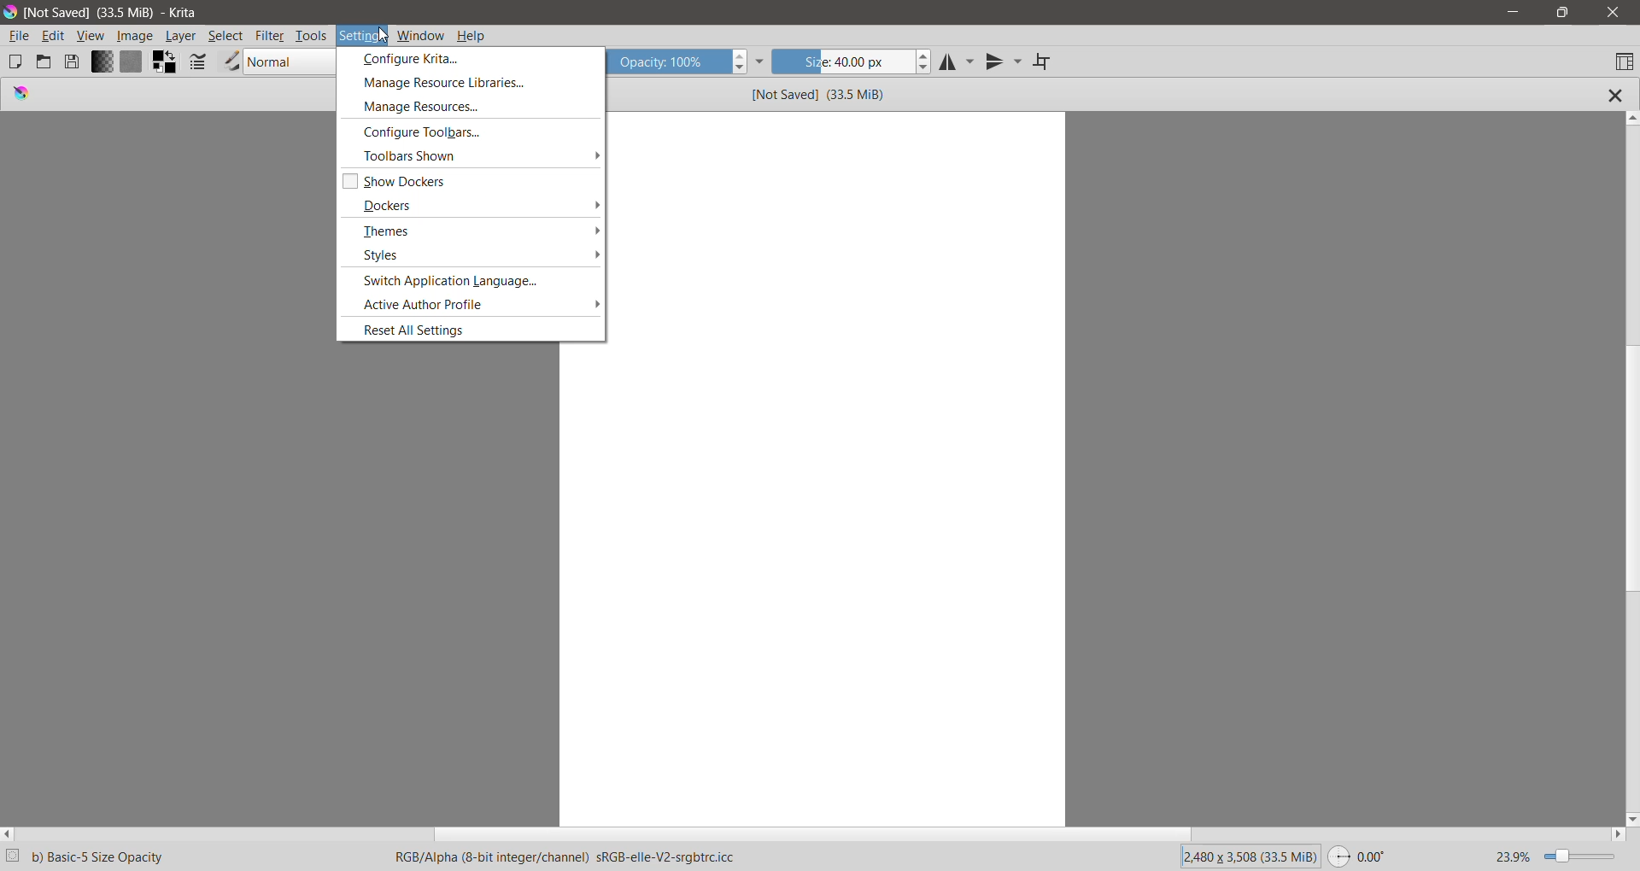 The image size is (1640, 871). What do you see at coordinates (1515, 10) in the screenshot?
I see `Minimize` at bounding box center [1515, 10].